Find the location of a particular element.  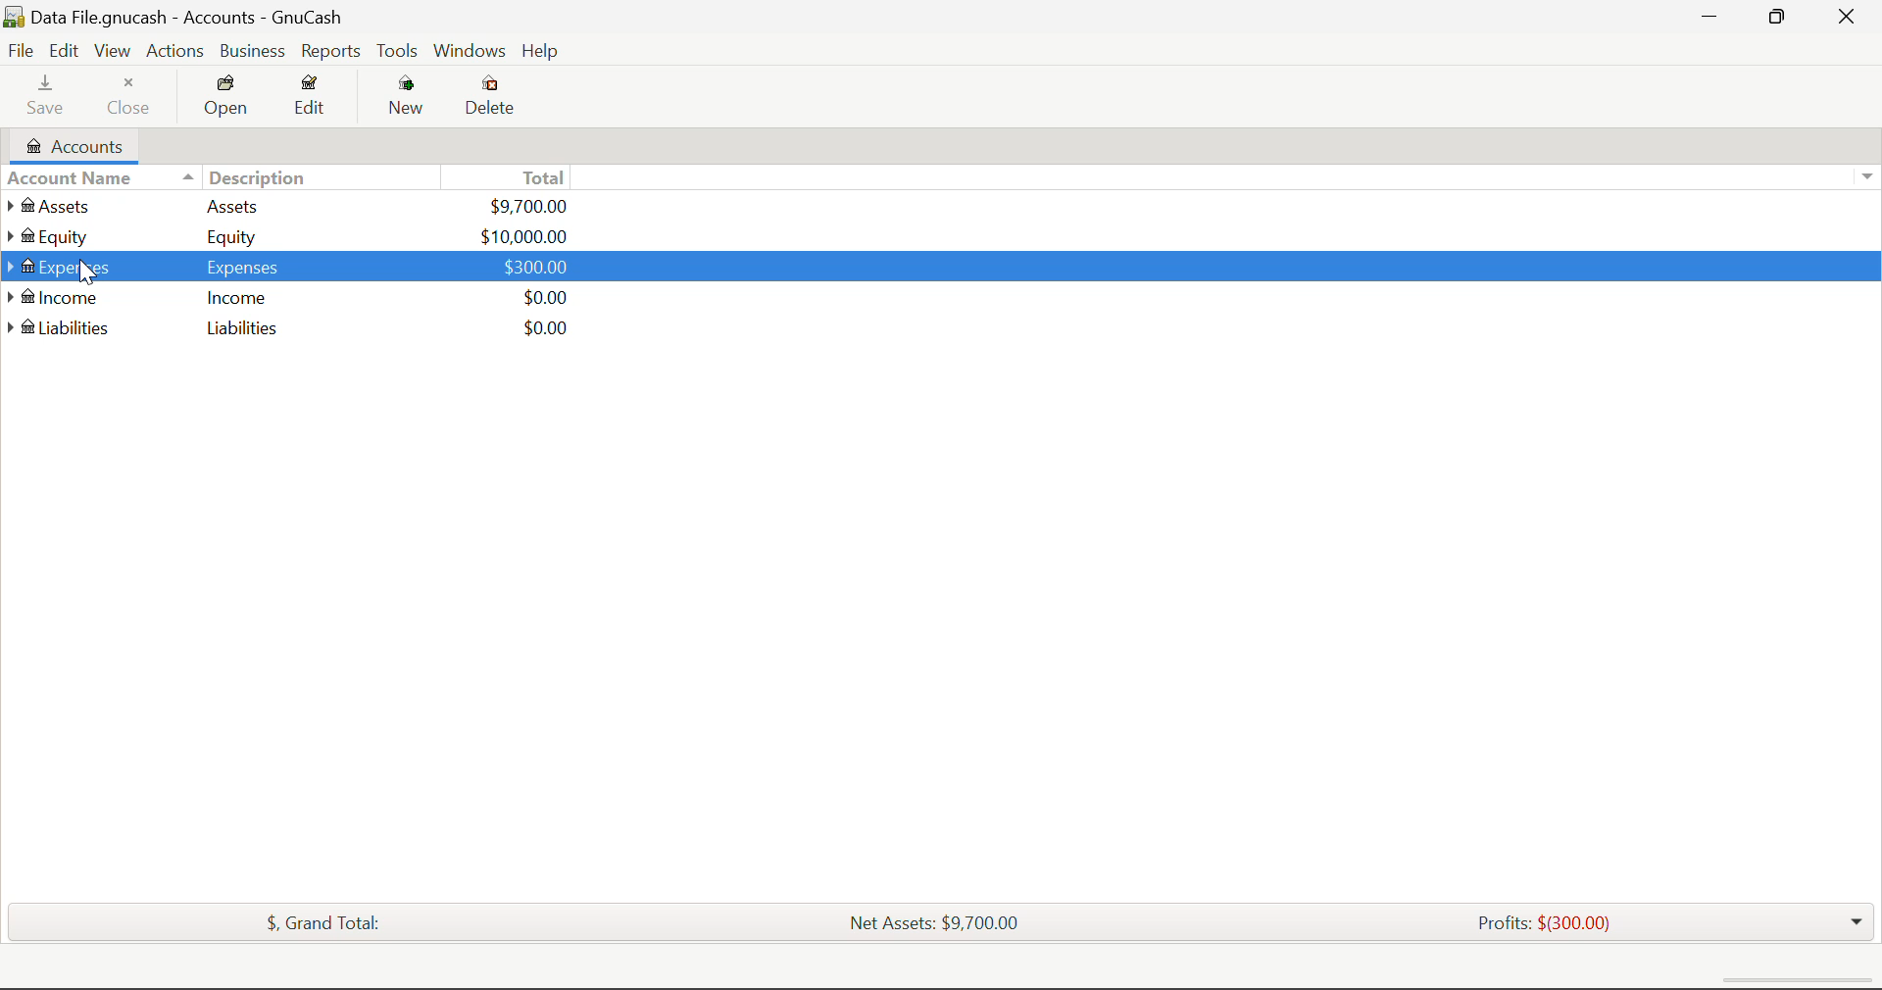

Description is located at coordinates (249, 179).